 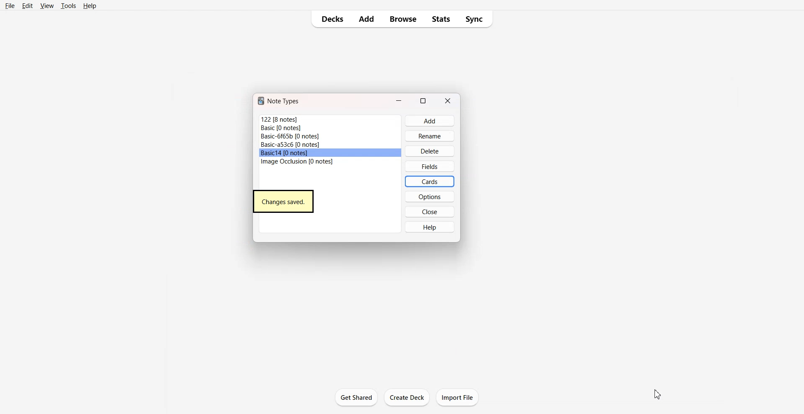 I want to click on File, so click(x=330, y=145).